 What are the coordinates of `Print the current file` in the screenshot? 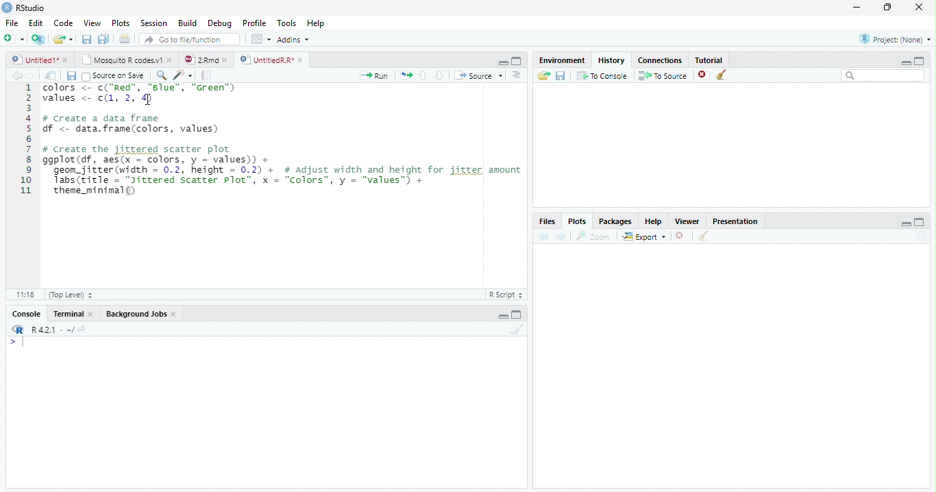 It's located at (125, 38).